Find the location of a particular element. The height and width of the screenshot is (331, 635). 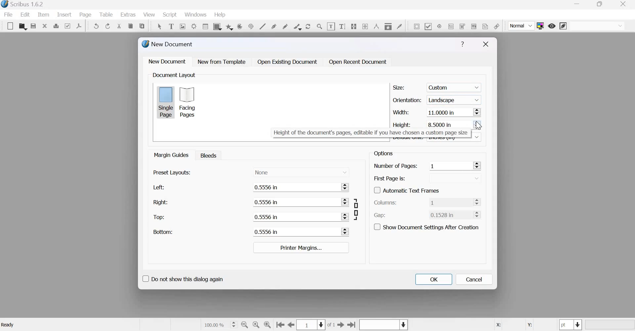

PDF radio button is located at coordinates (439, 26).